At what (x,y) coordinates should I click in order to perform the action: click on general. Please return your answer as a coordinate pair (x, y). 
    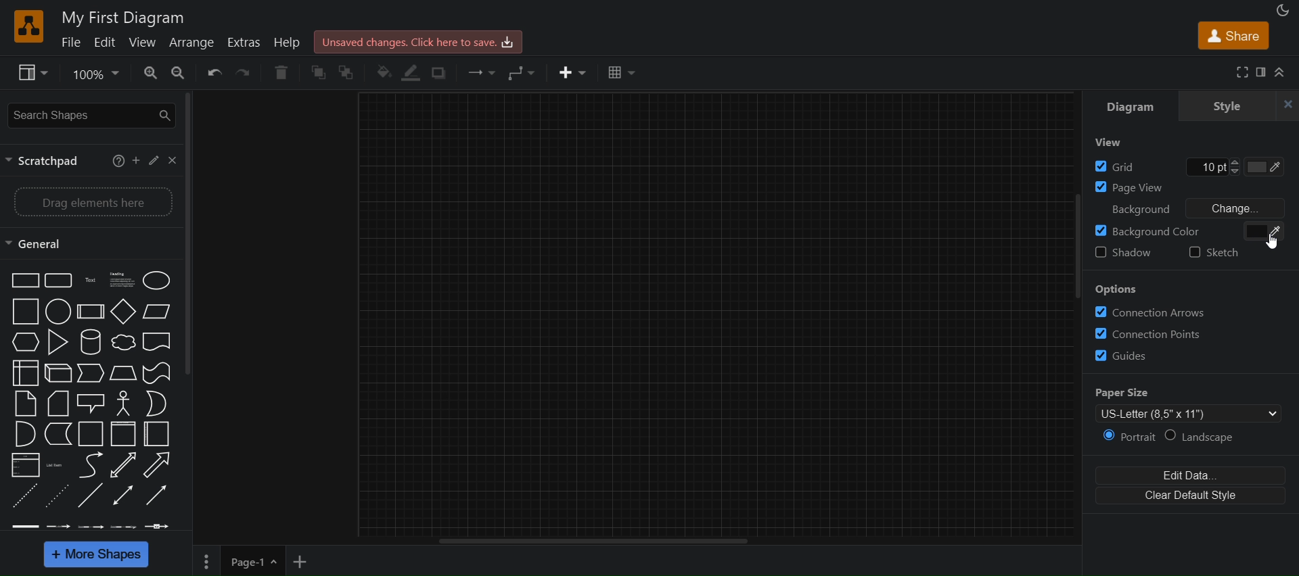
    Looking at the image, I should click on (39, 243).